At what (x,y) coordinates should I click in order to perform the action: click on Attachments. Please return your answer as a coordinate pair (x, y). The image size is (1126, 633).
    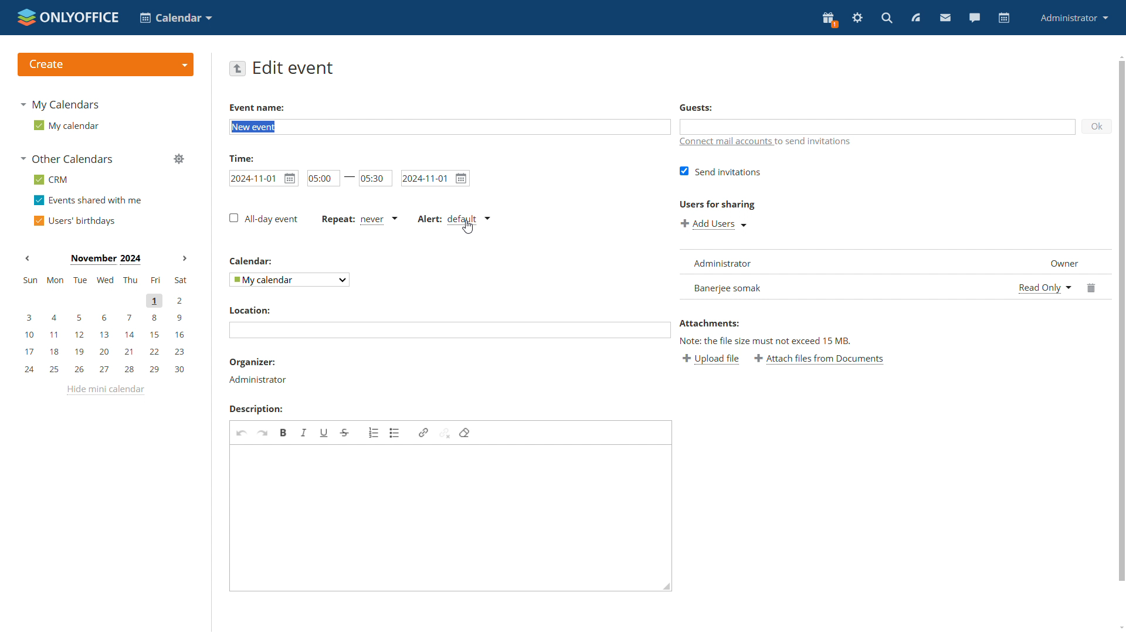
    Looking at the image, I should click on (711, 324).